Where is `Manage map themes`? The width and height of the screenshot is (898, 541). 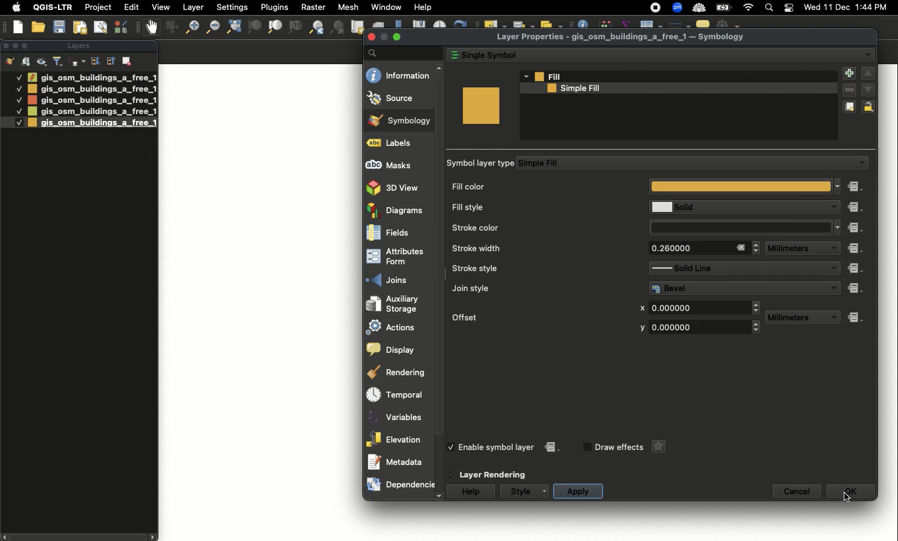 Manage map themes is located at coordinates (42, 62).